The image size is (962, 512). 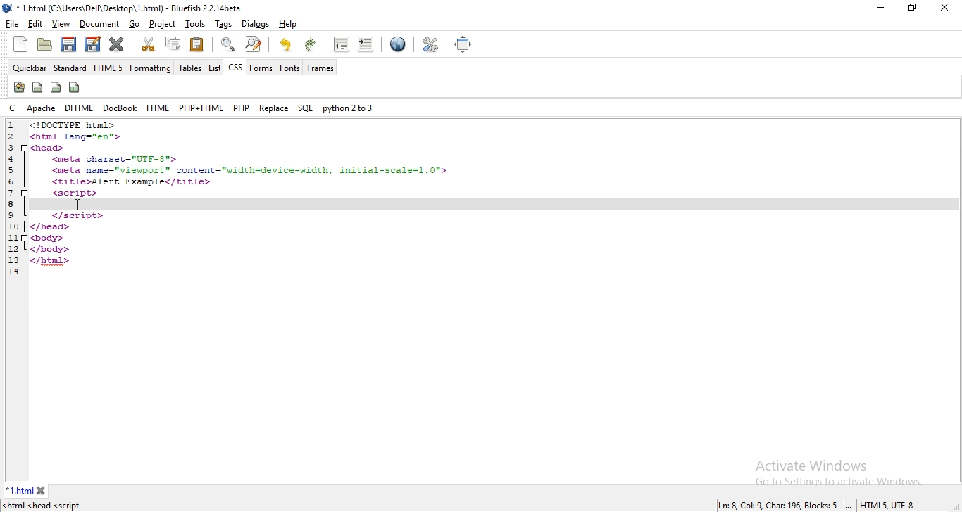 I want to click on </body>, so click(x=49, y=248).